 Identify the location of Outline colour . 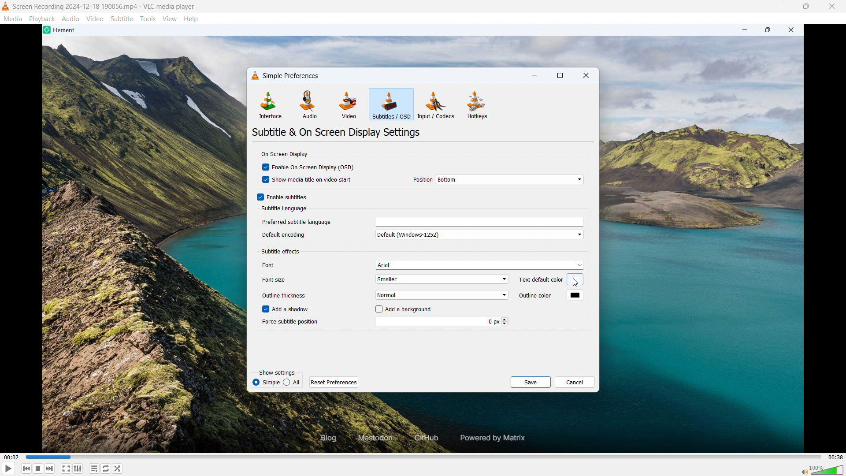
(575, 295).